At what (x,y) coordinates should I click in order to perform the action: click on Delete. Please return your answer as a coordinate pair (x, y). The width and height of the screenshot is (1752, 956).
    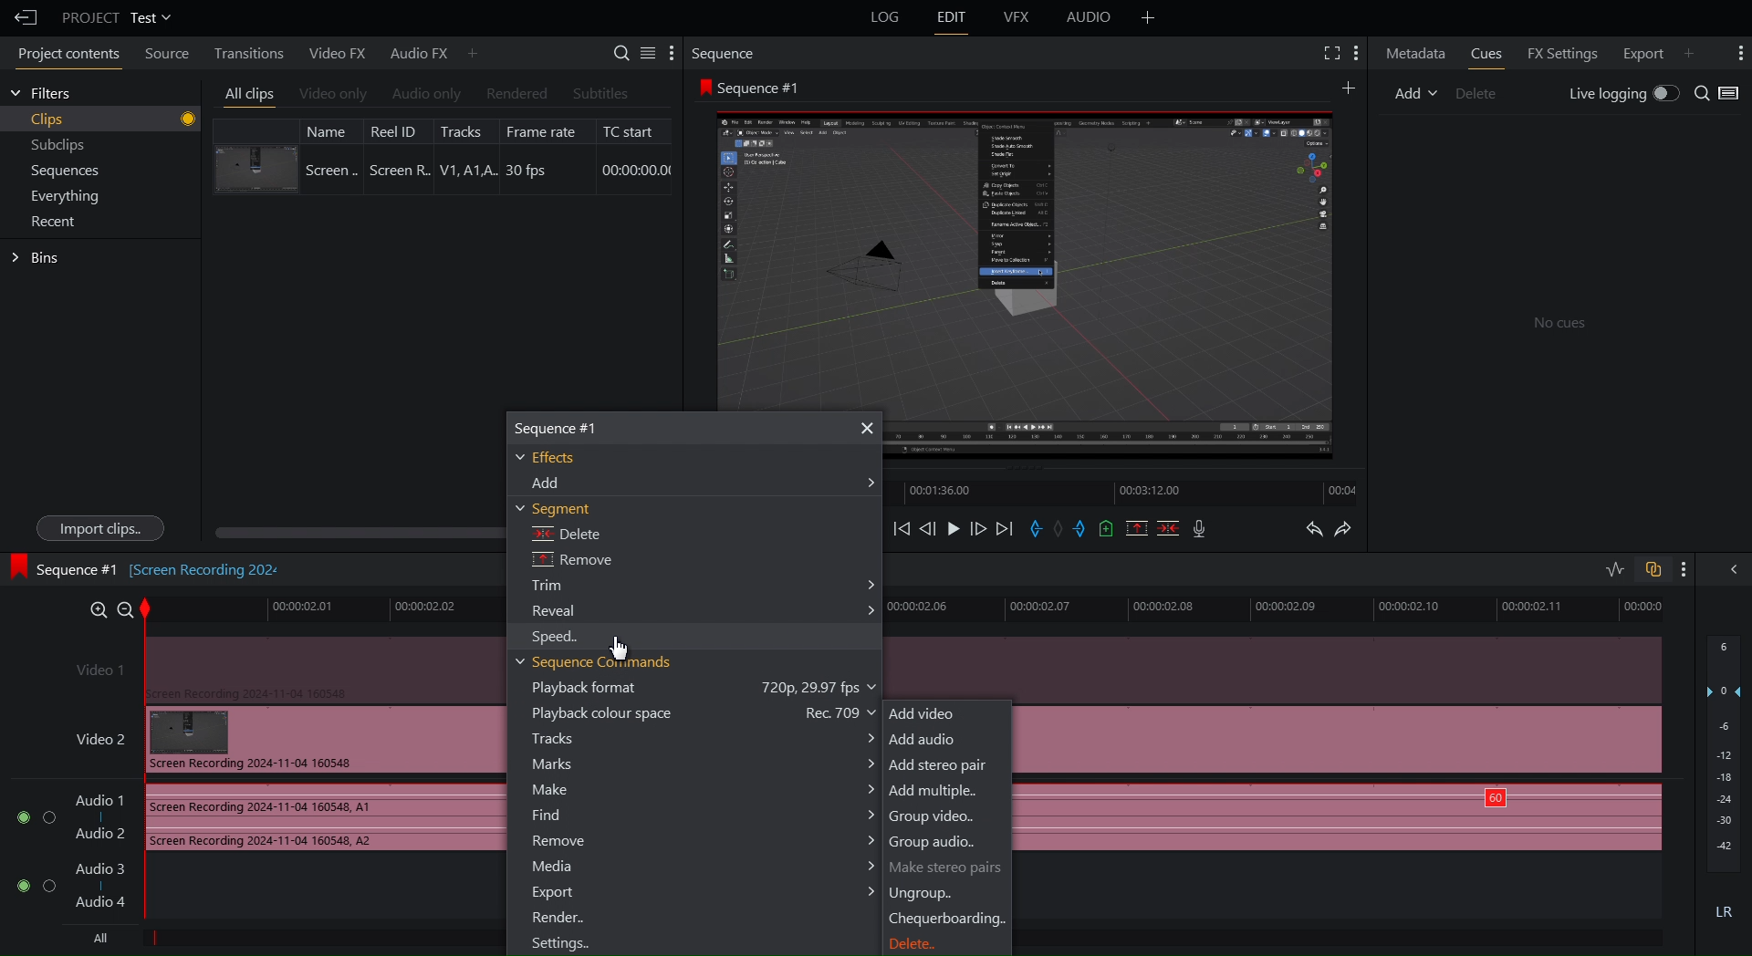
    Looking at the image, I should click on (567, 534).